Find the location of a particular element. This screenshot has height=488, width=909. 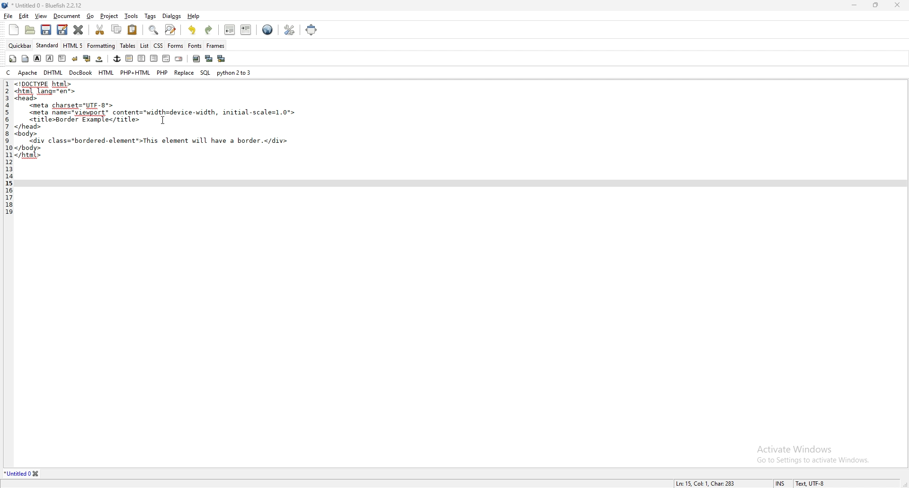

open is located at coordinates (31, 31).